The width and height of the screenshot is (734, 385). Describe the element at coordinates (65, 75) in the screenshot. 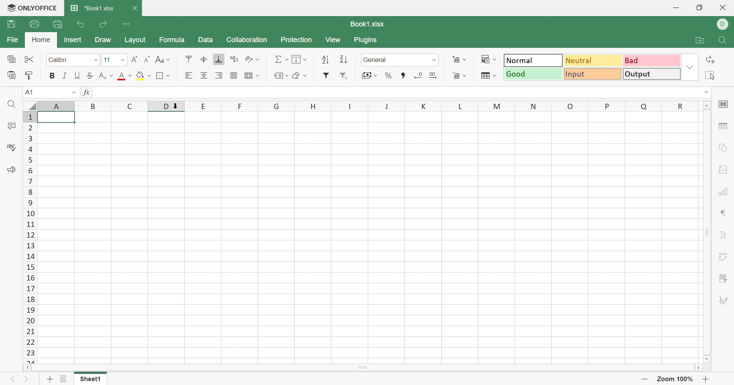

I see `Italic` at that location.